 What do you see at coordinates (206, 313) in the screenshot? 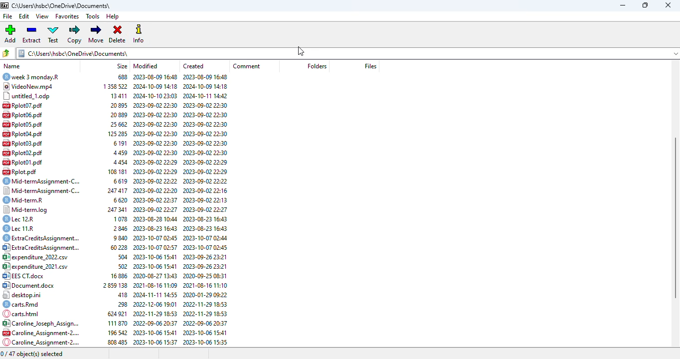
I see `2022-11-29 18:53` at bounding box center [206, 313].